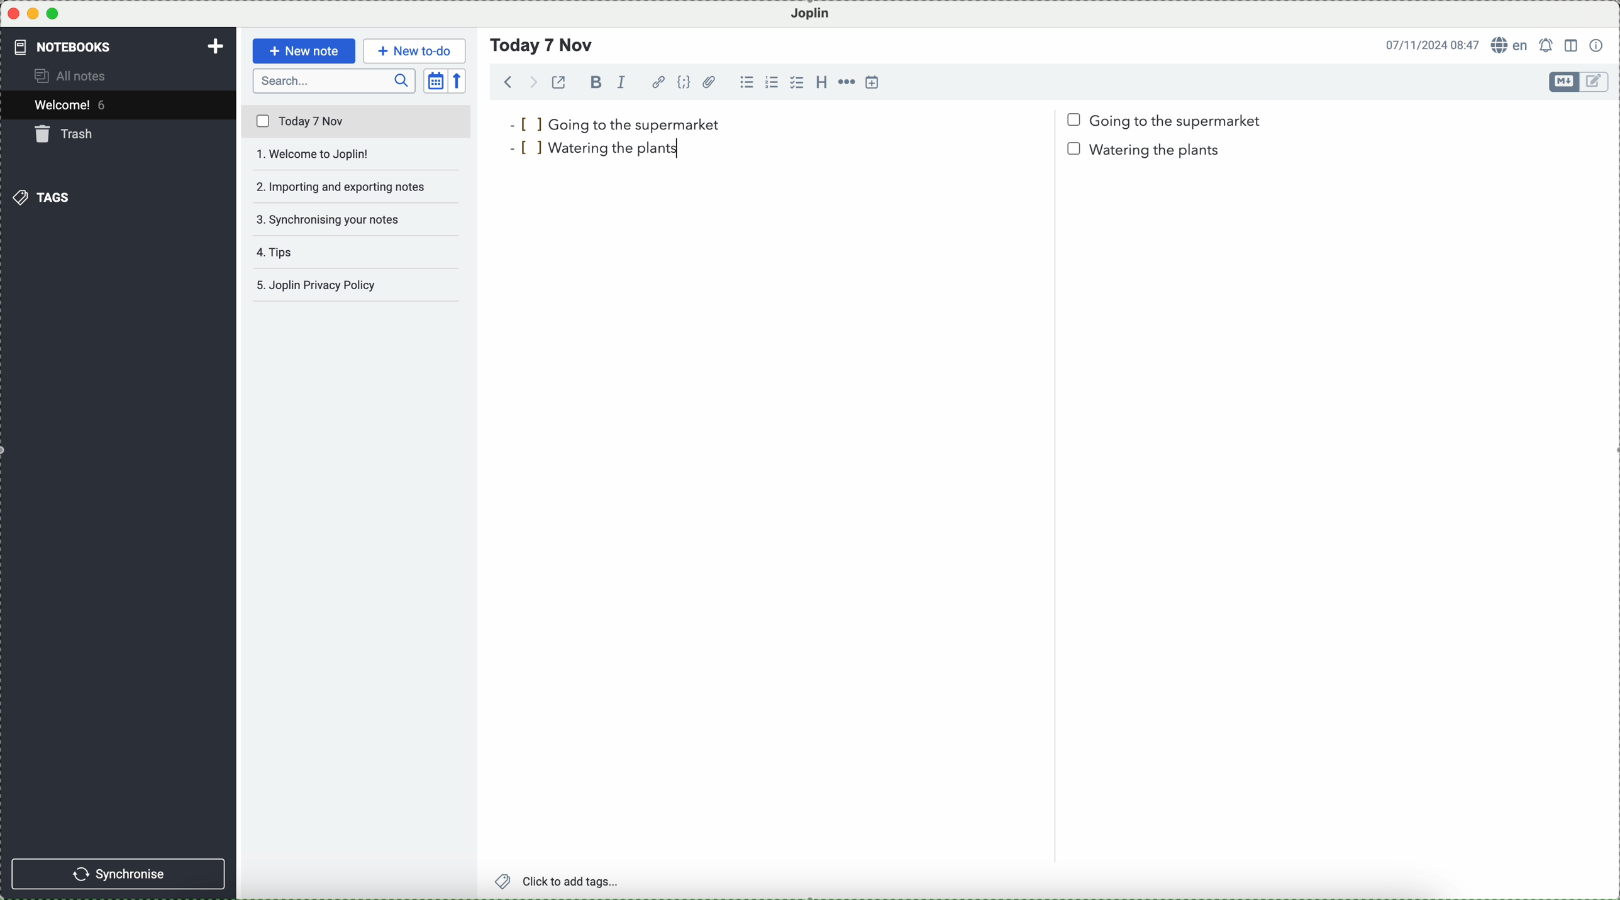 The width and height of the screenshot is (1620, 900). Describe the element at coordinates (34, 13) in the screenshot. I see `minimize` at that location.